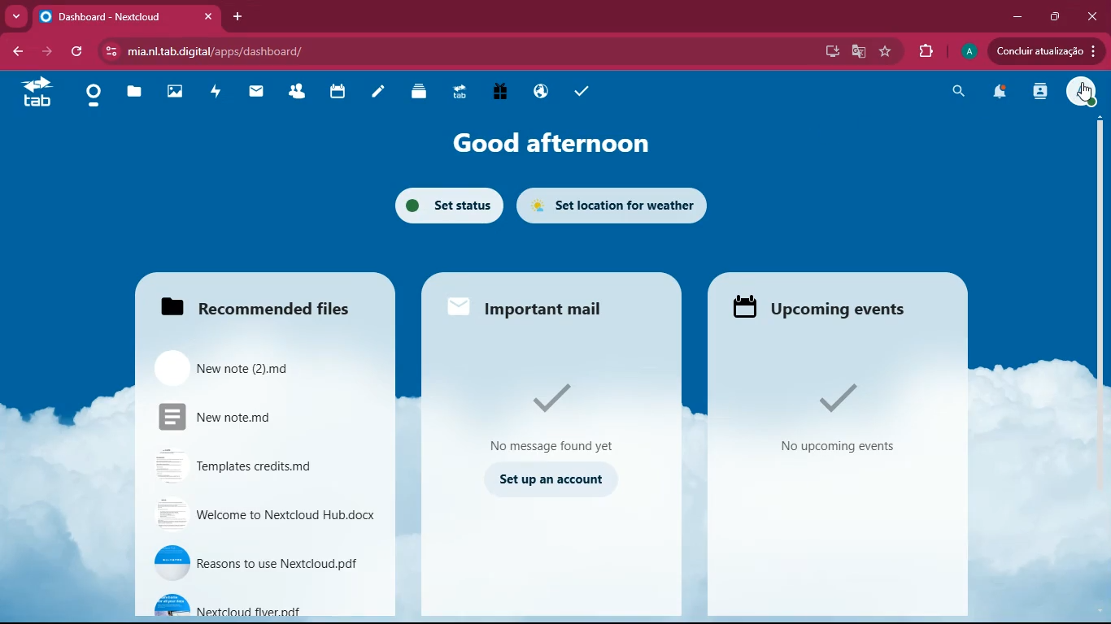  Describe the element at coordinates (1099, 271) in the screenshot. I see `scroll bar` at that location.